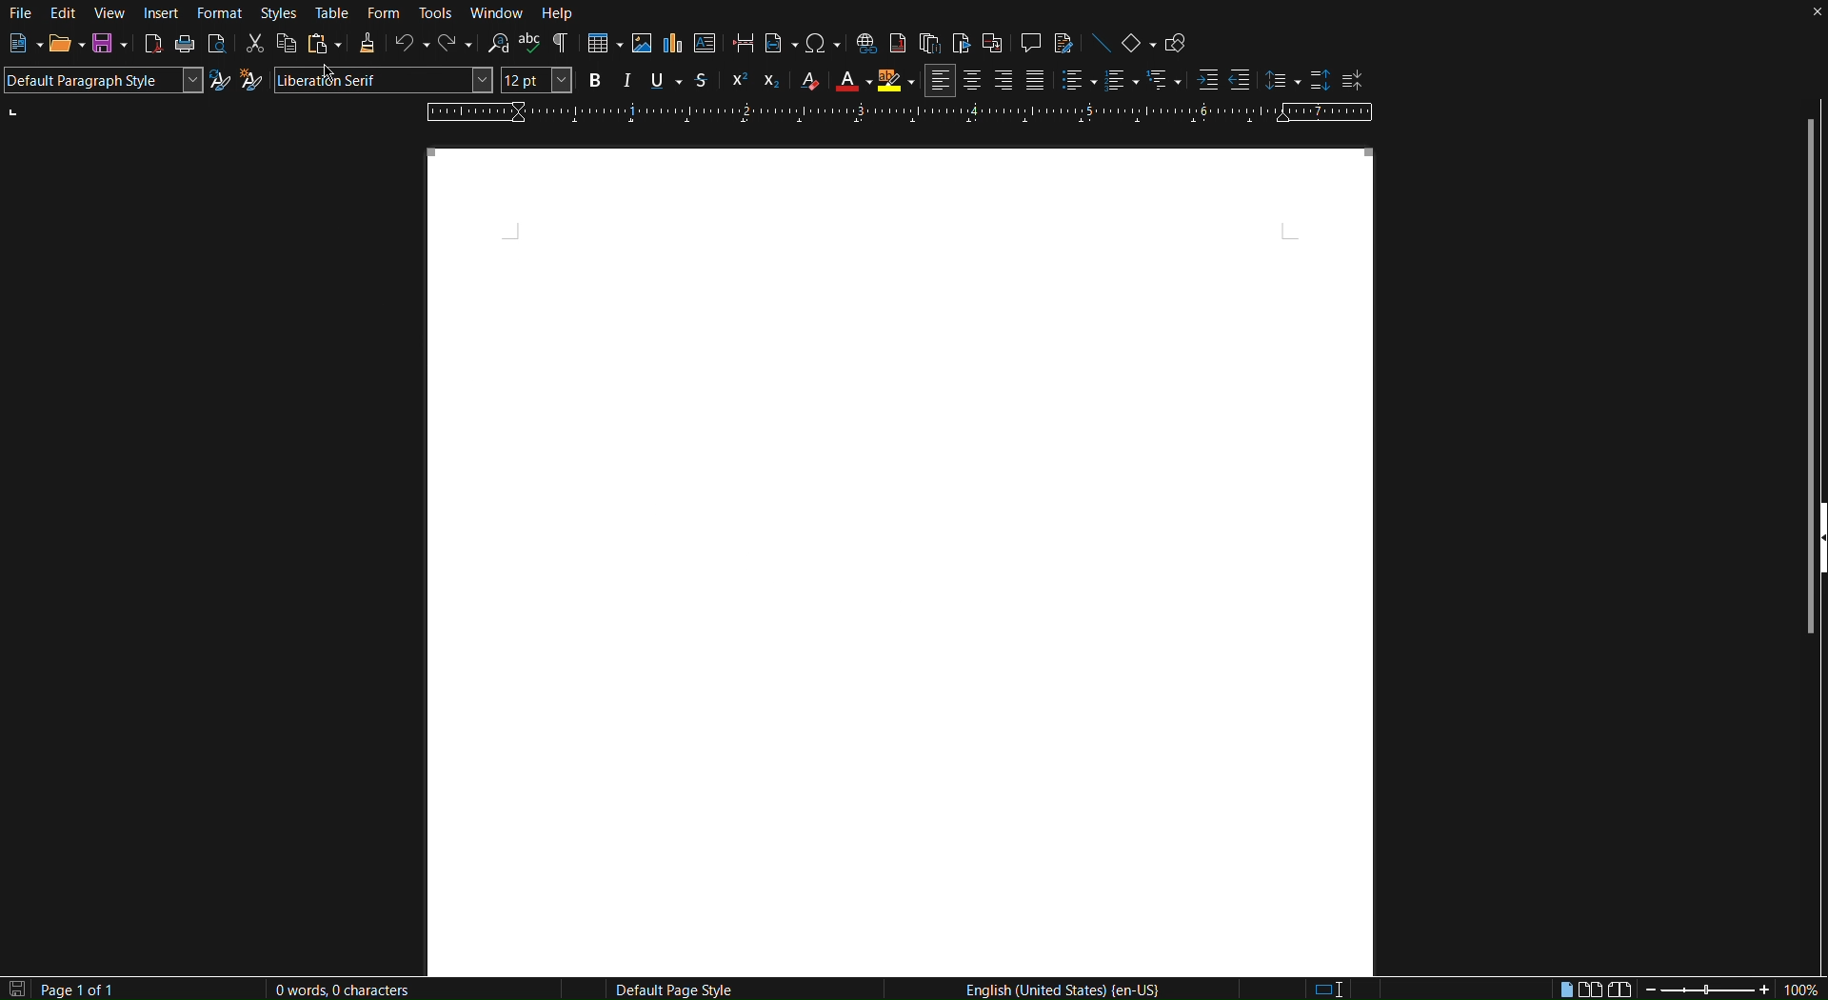  I want to click on Italics, so click(627, 80).